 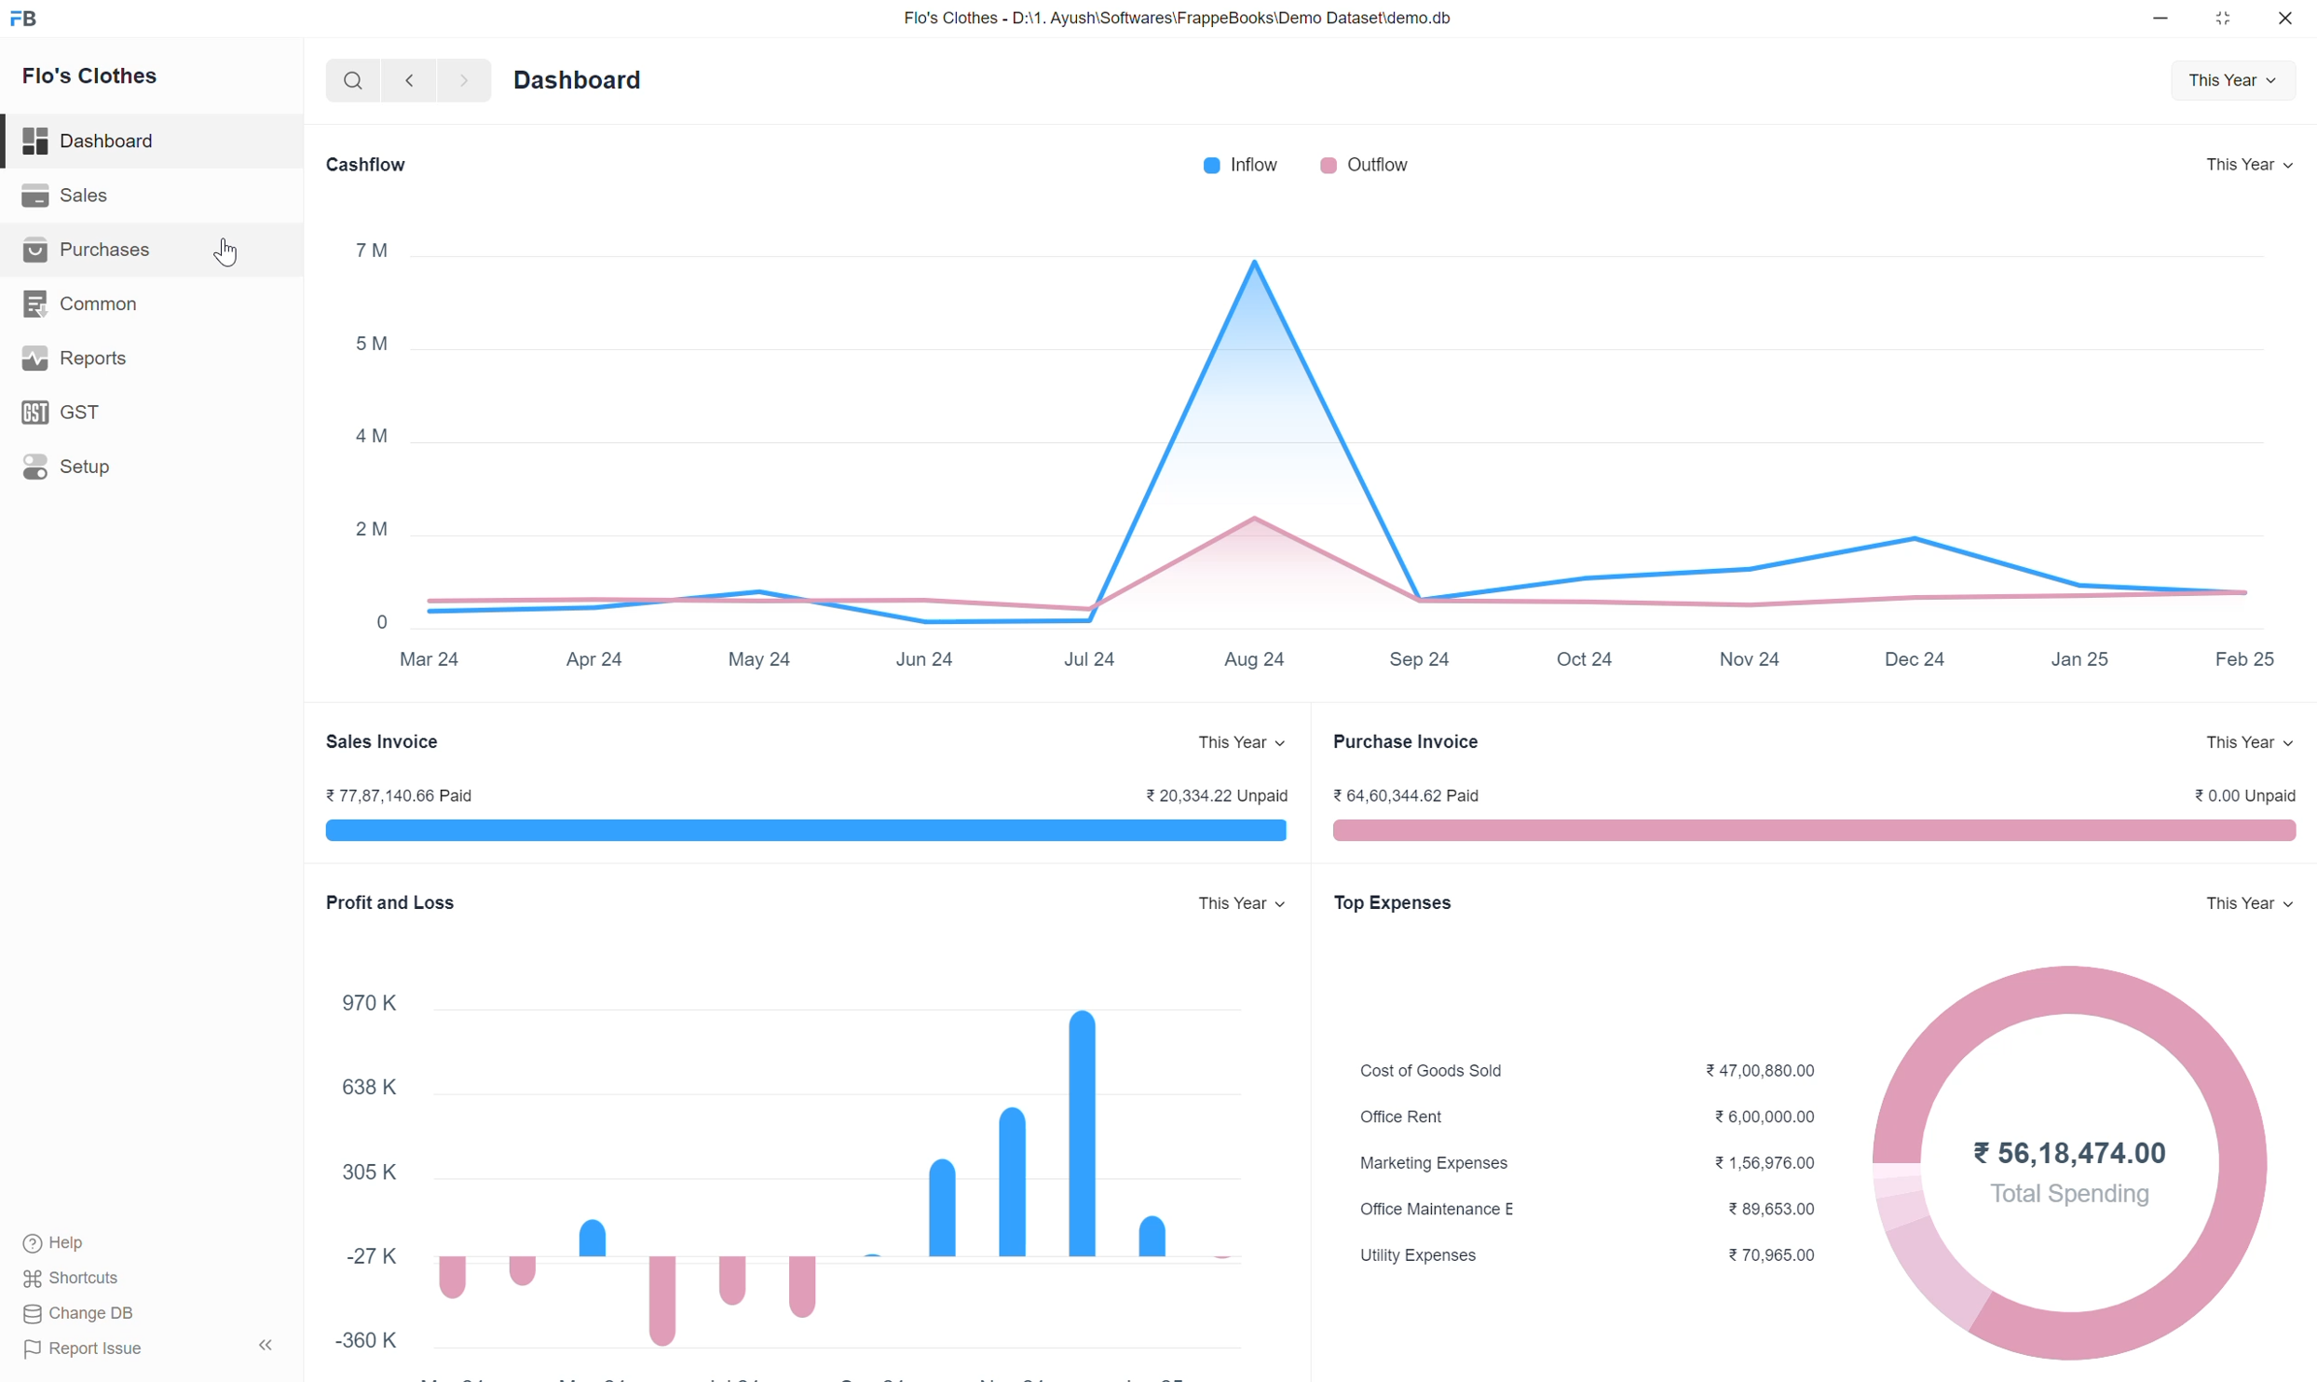 I want to click on Nov 24, so click(x=1749, y=660).